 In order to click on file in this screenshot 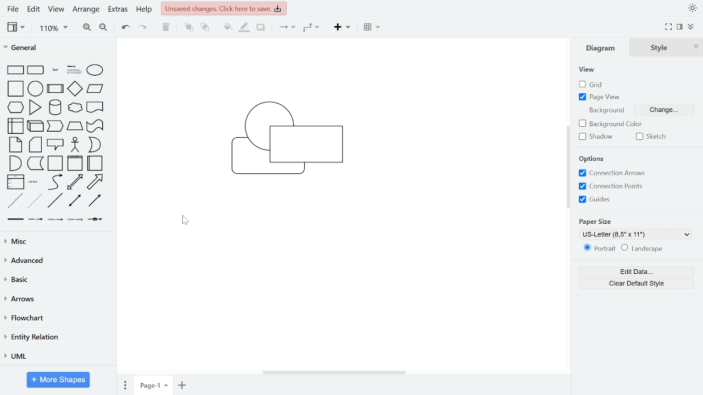, I will do `click(12, 9)`.